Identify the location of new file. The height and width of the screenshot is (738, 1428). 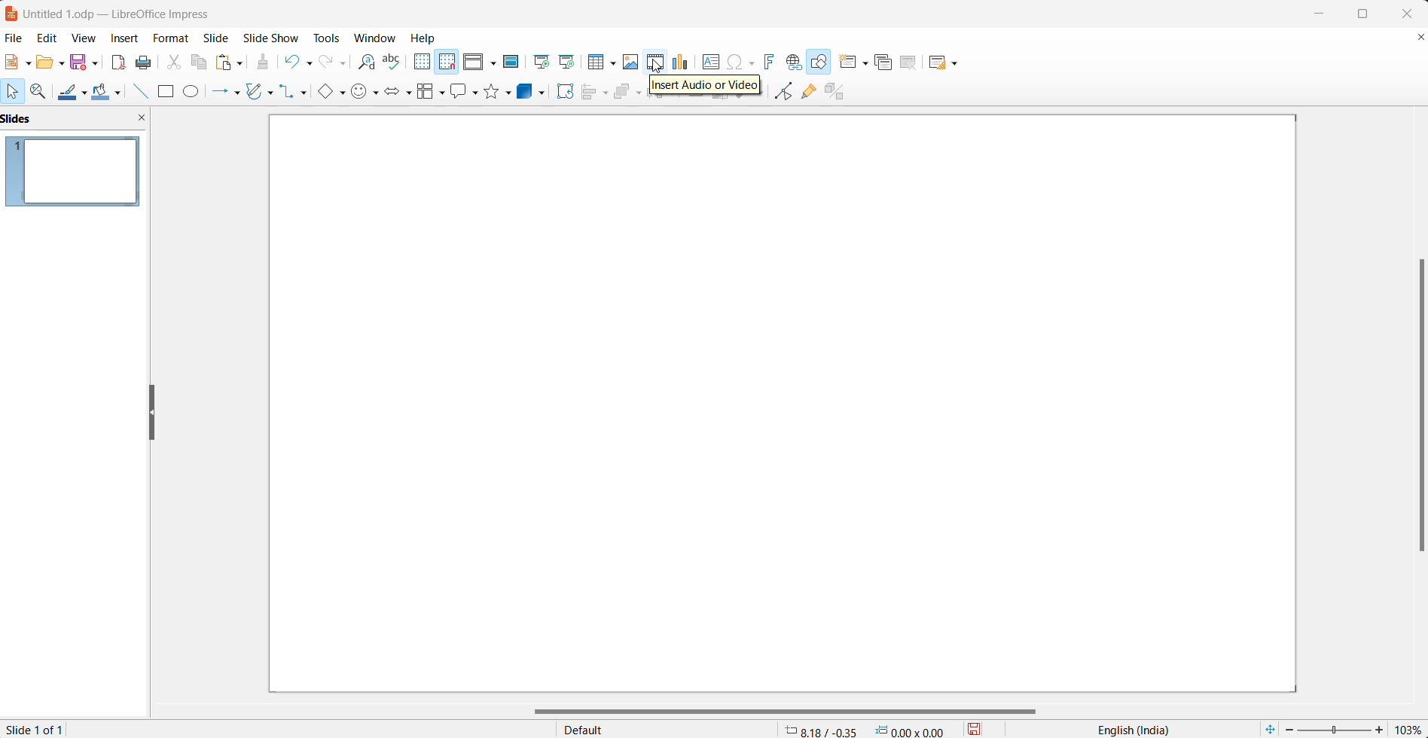
(11, 63).